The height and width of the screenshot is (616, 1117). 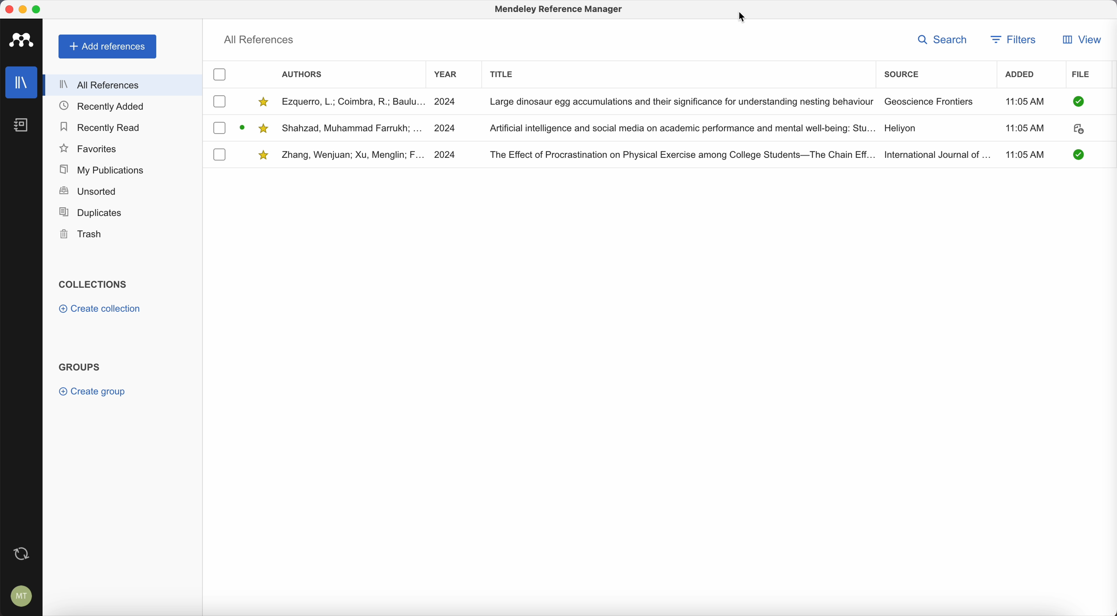 I want to click on close program, so click(x=9, y=9).